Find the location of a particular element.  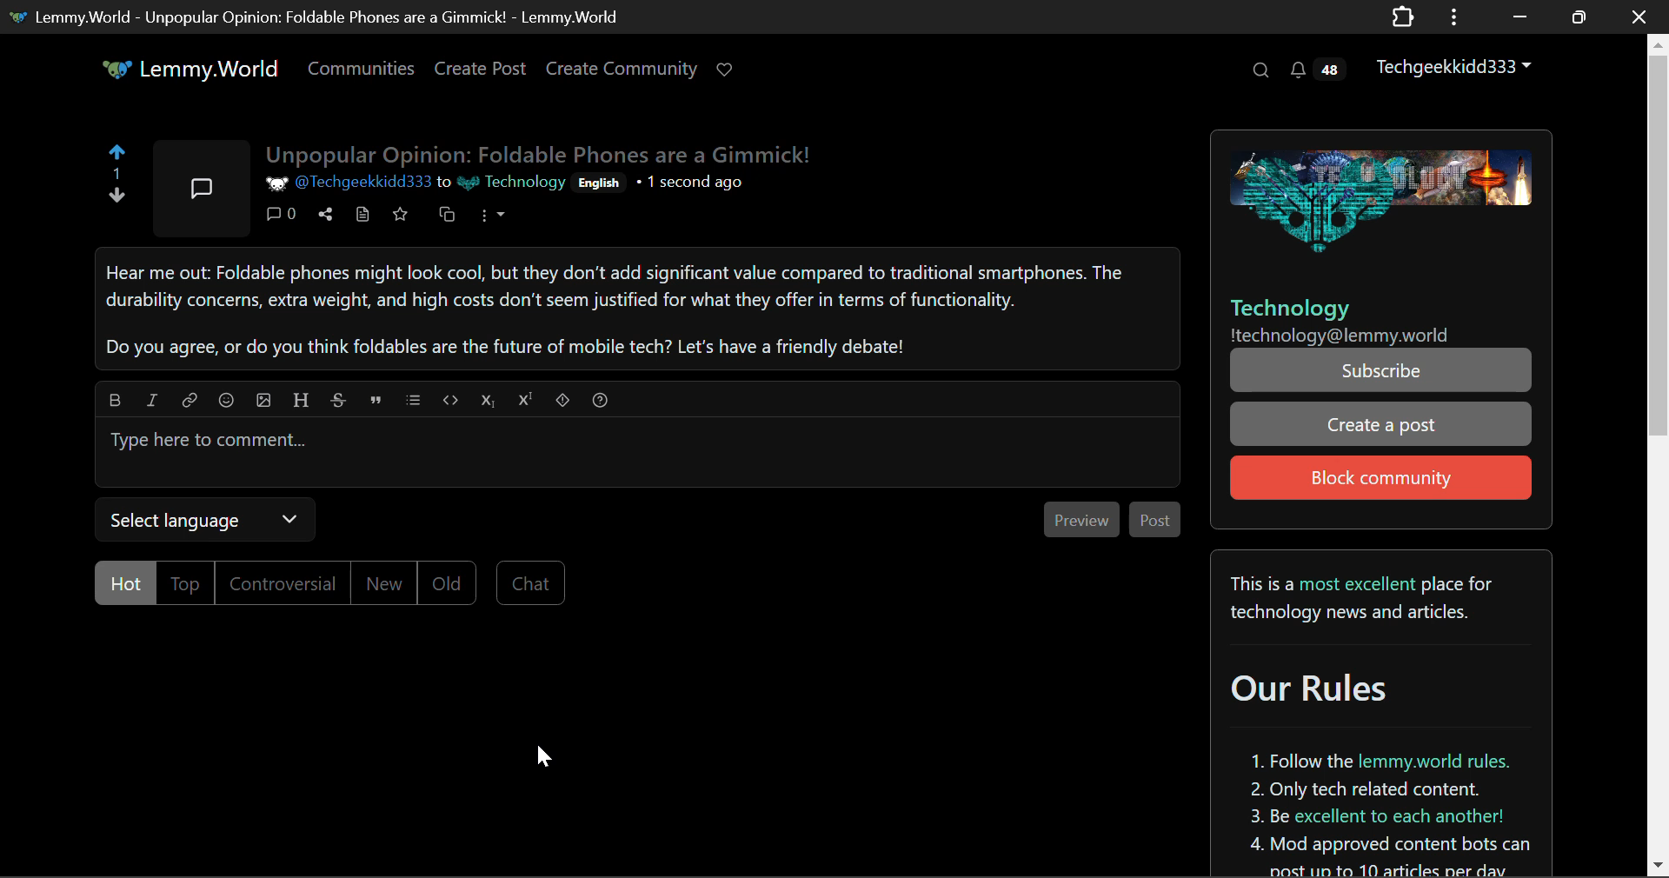

subscript is located at coordinates (487, 401).